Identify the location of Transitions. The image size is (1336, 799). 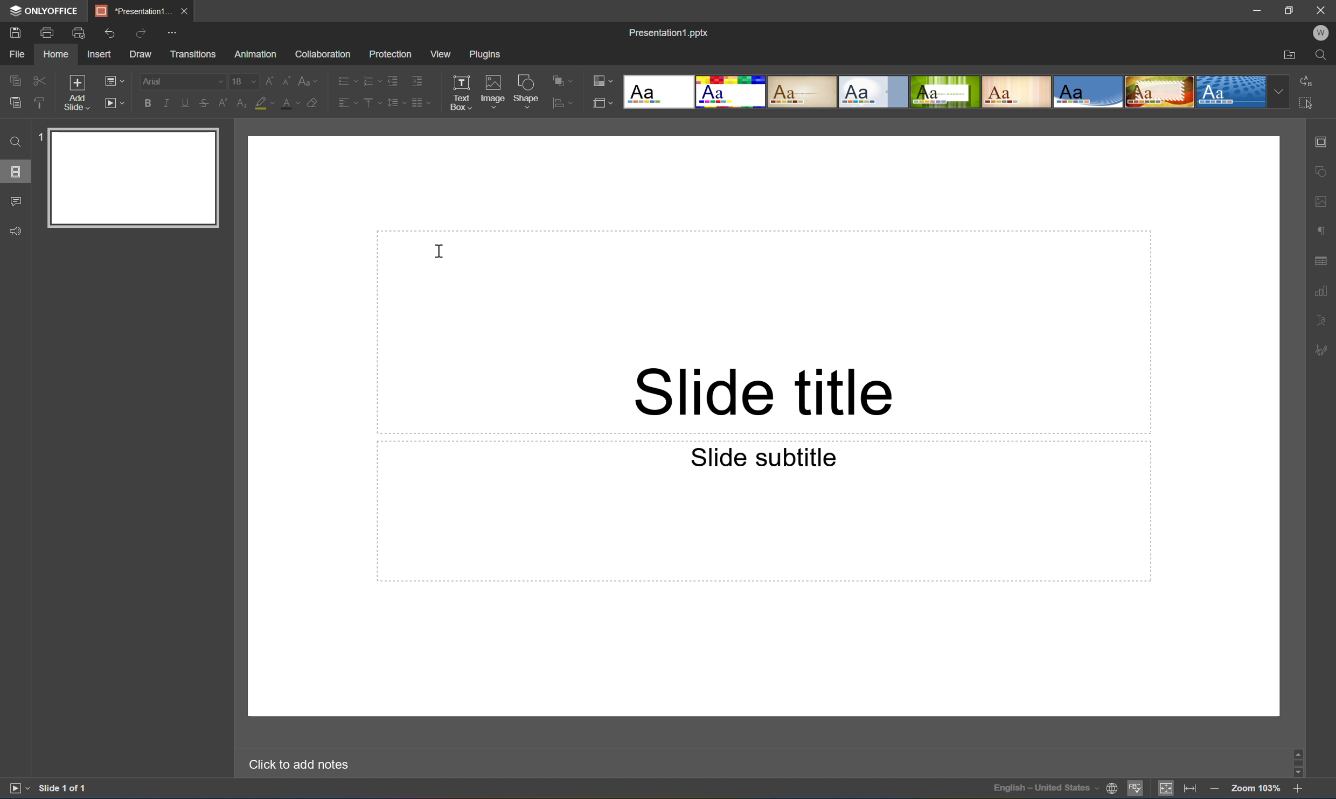
(194, 54).